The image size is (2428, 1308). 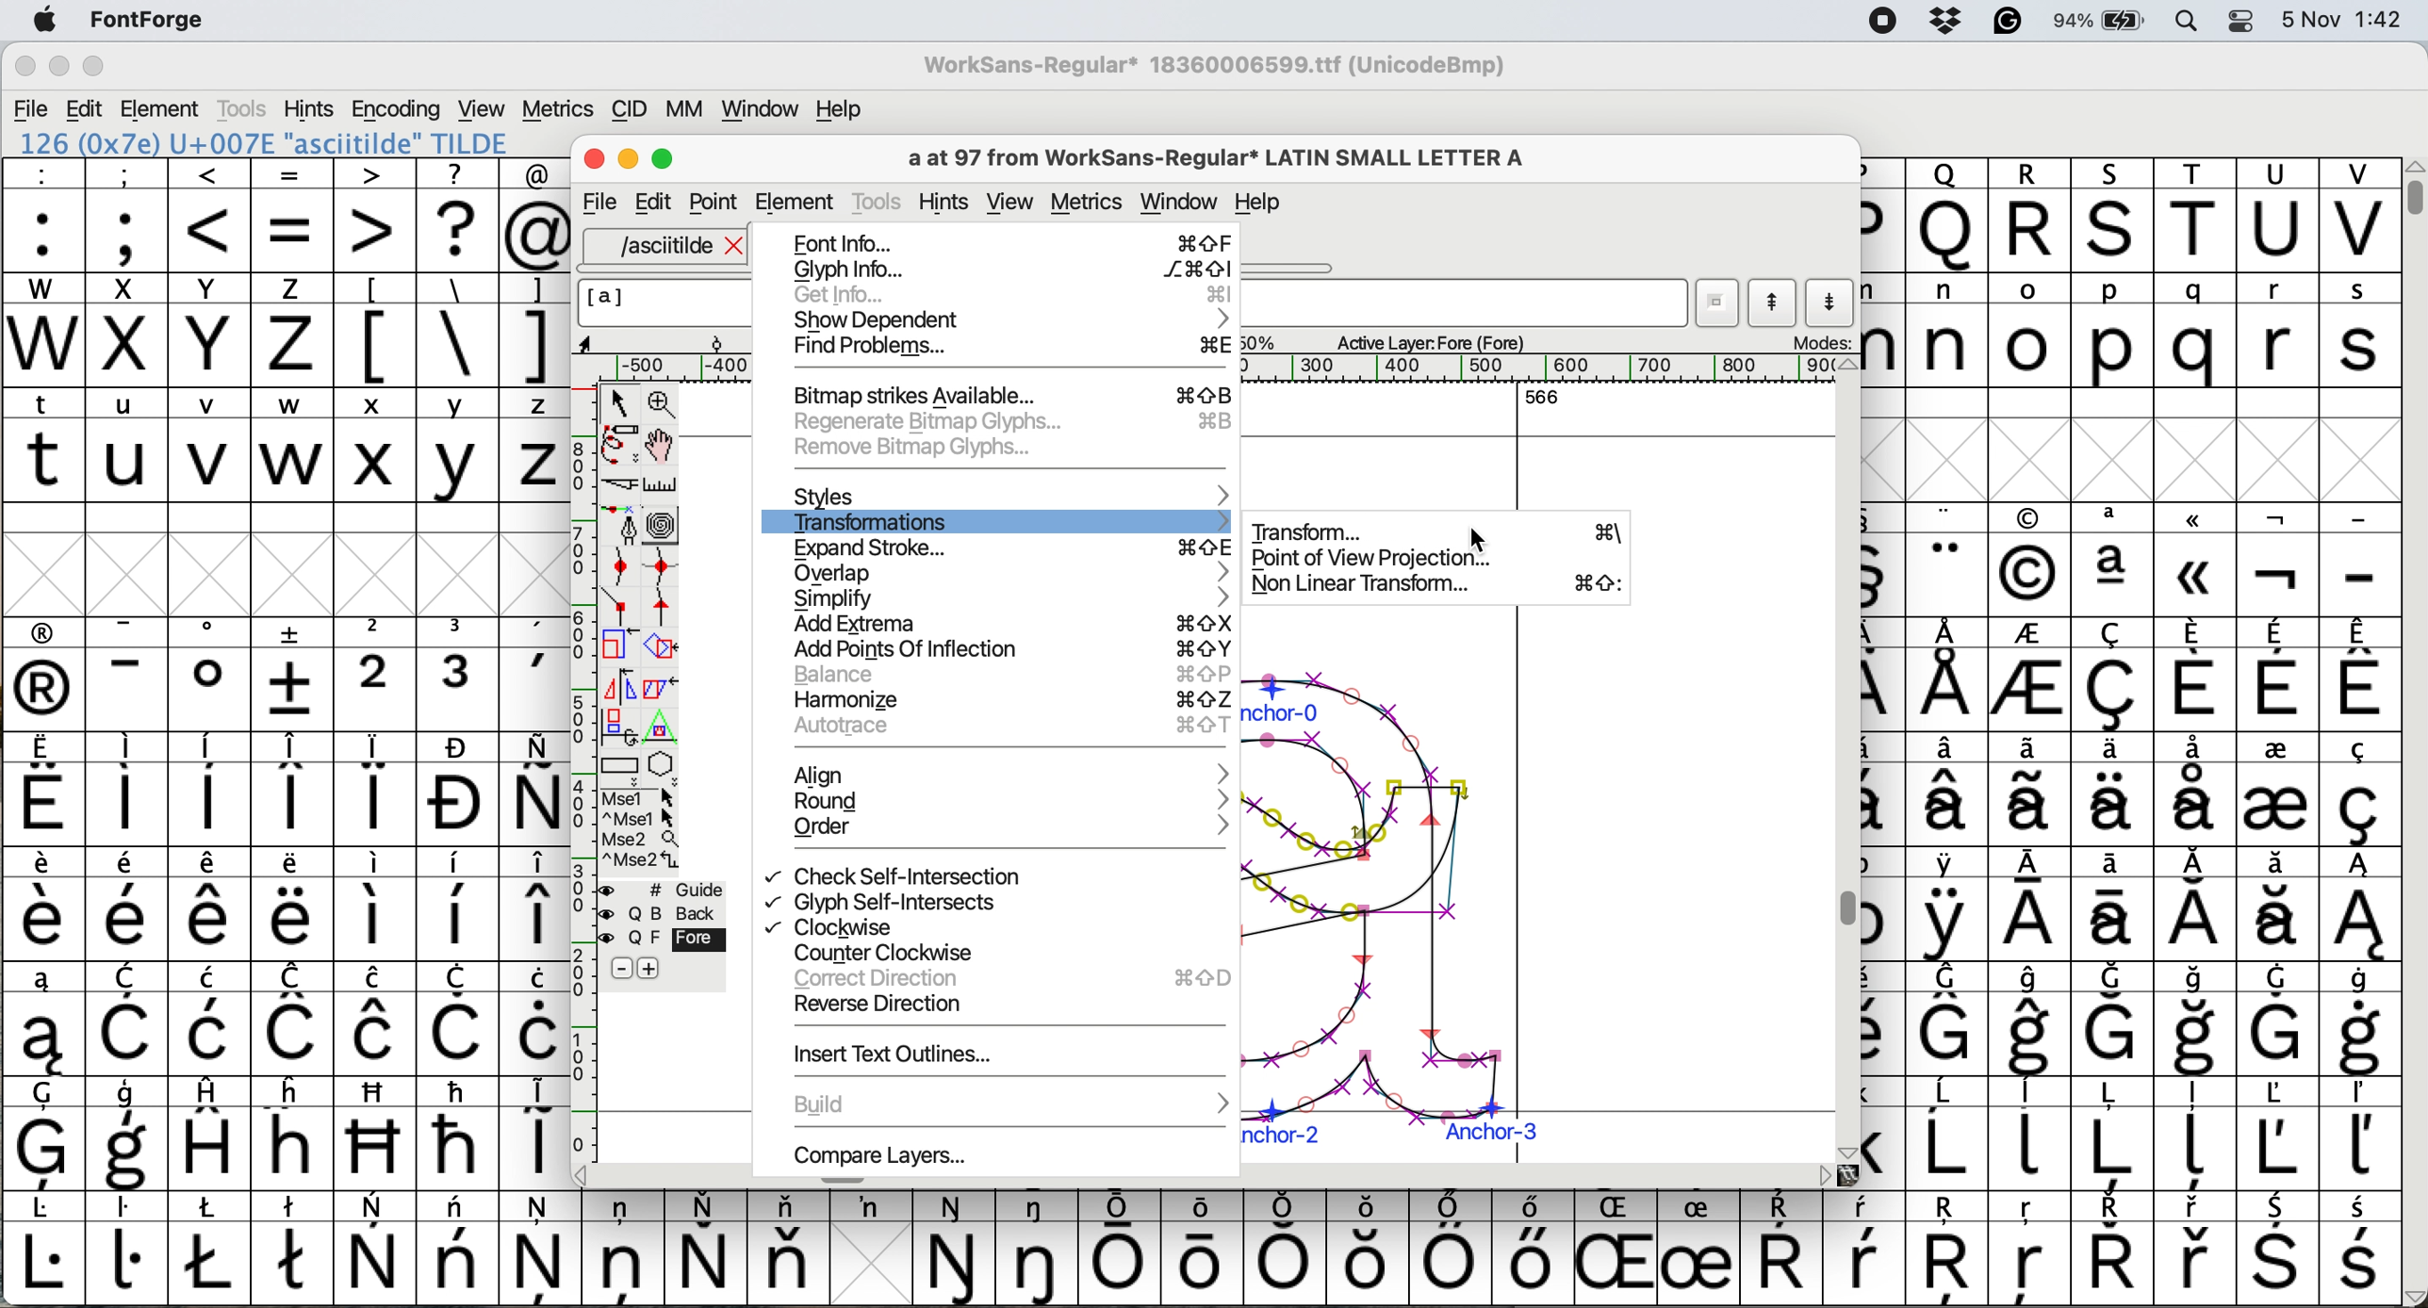 I want to click on Compare Layers, so click(x=1004, y=1151).